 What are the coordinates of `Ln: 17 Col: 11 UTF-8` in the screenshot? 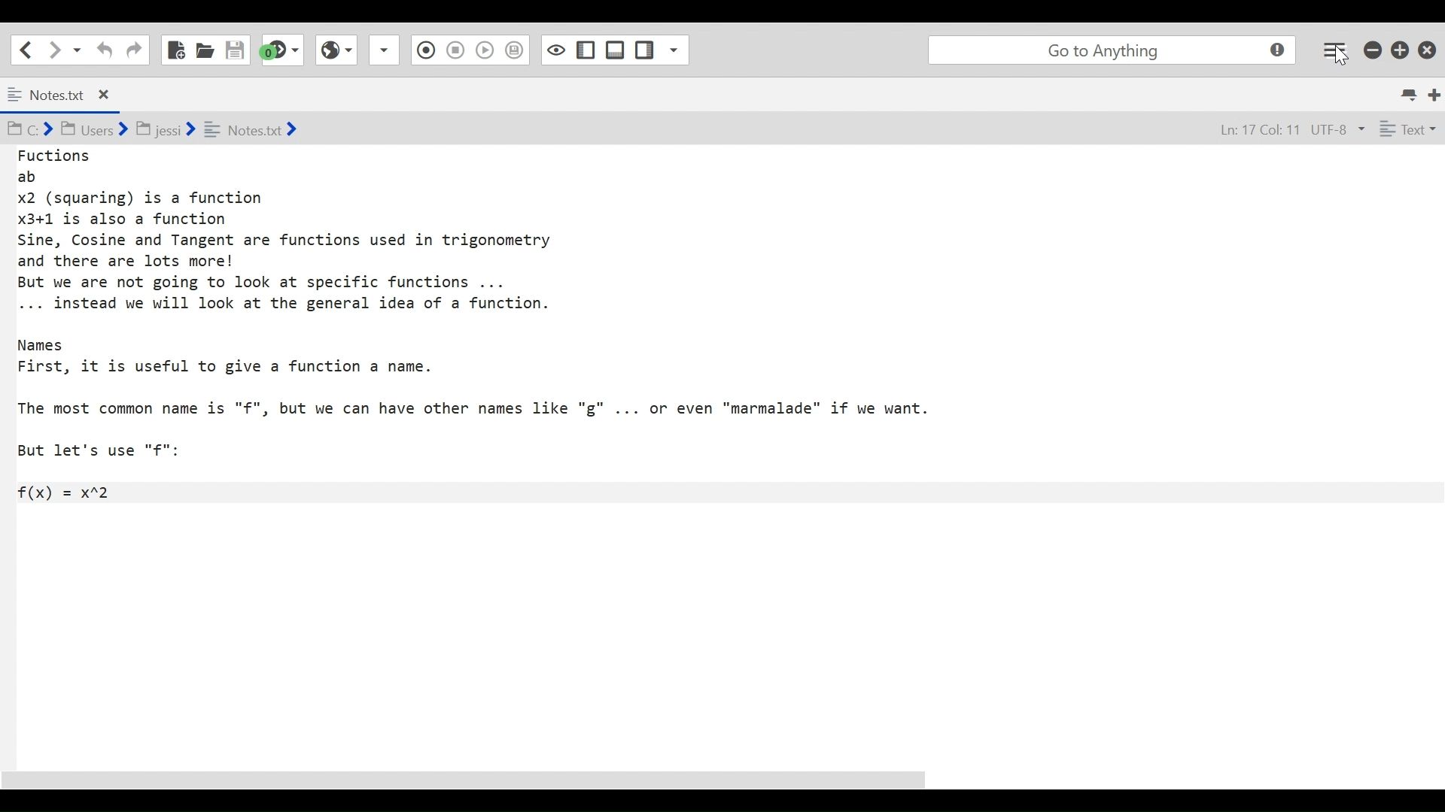 It's located at (1279, 131).